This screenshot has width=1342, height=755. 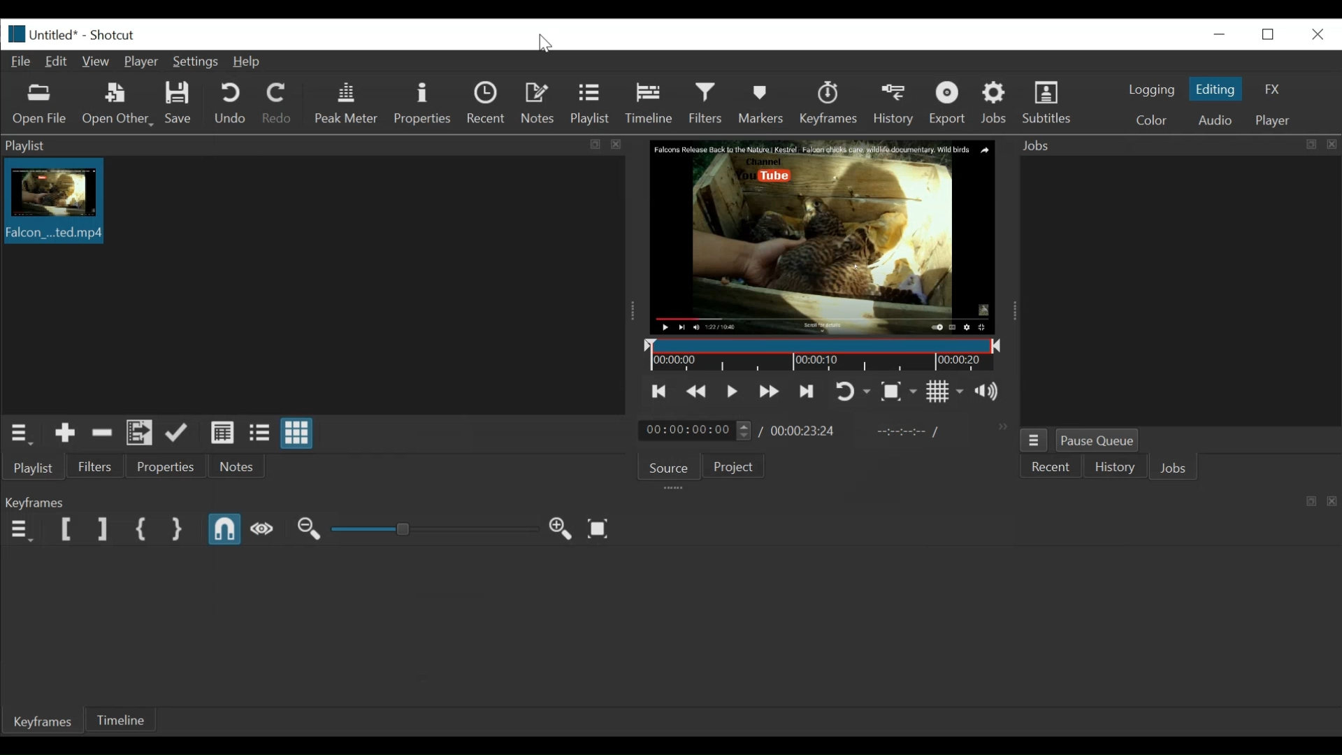 I want to click on Player, so click(x=140, y=62).